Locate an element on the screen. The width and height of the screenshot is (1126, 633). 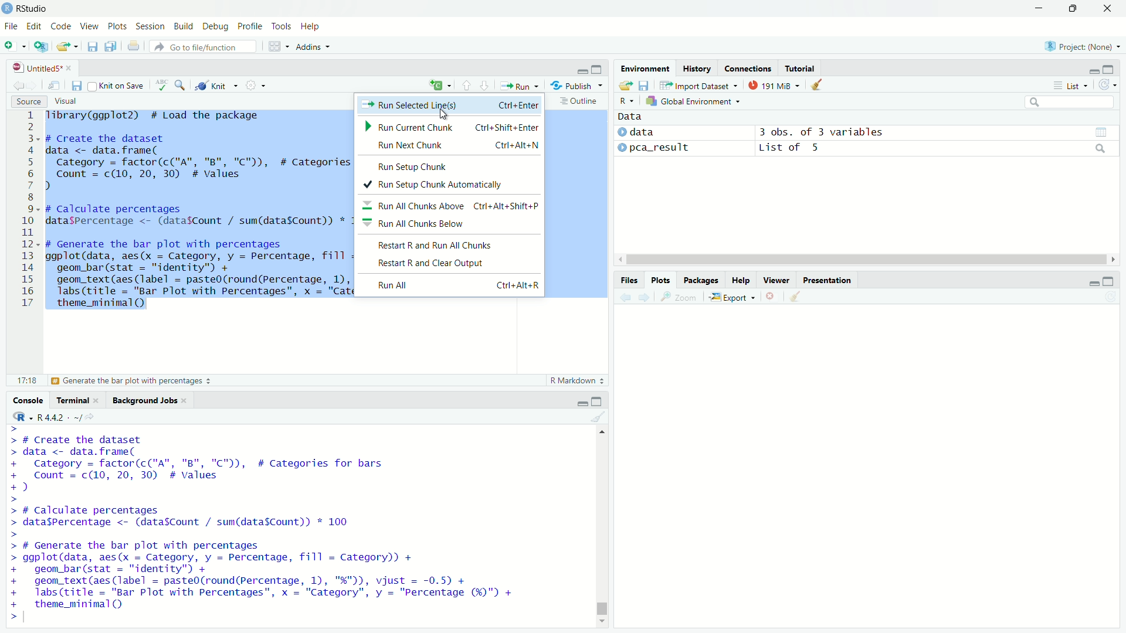
Code is located at coordinates (62, 27).